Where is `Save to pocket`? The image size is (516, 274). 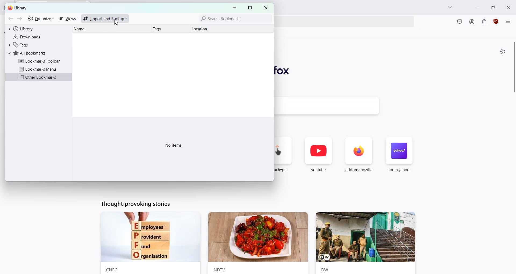 Save to pocket is located at coordinates (460, 22).